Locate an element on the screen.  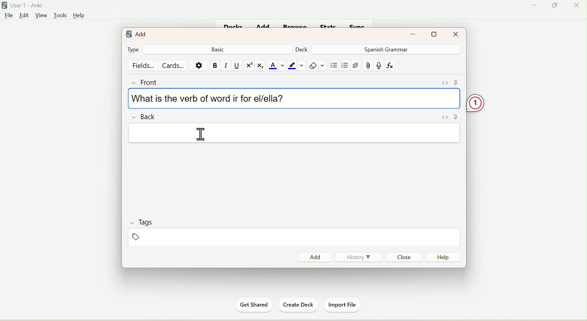
Rubber is located at coordinates (318, 66).